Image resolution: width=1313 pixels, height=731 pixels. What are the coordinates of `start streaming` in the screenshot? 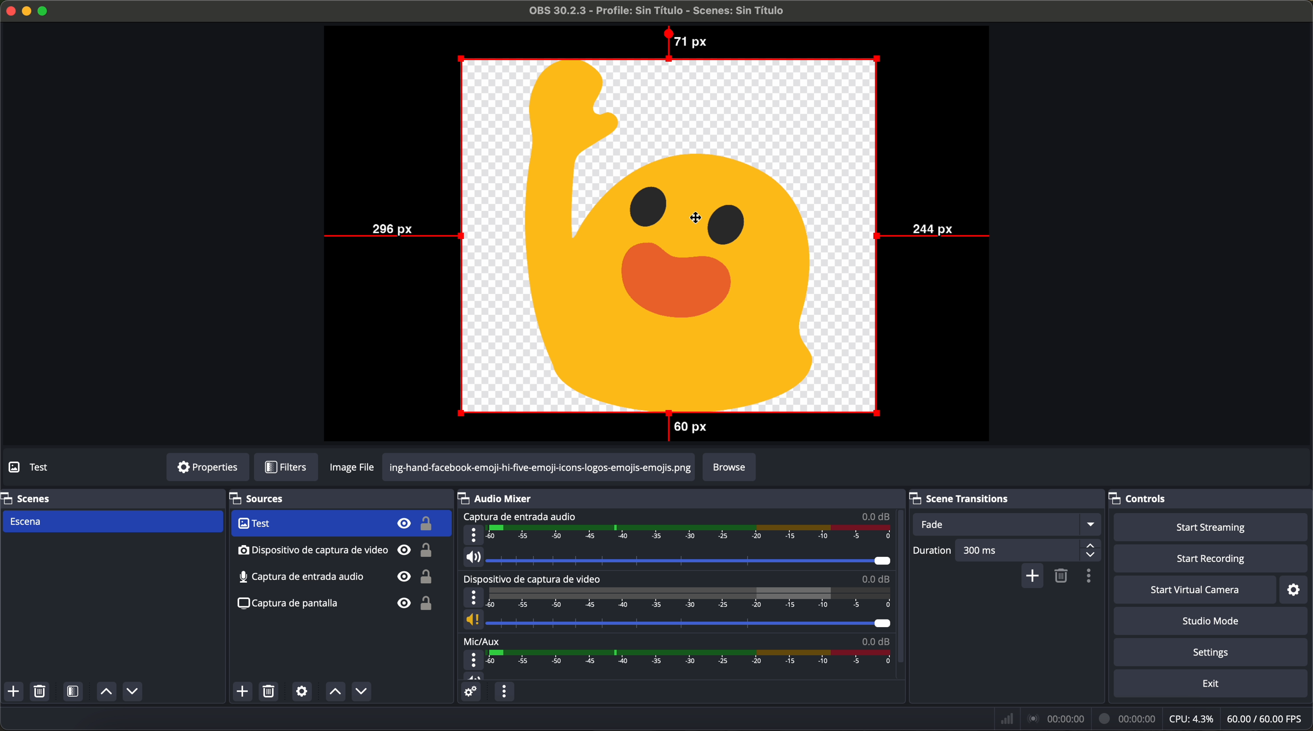 It's located at (1207, 526).